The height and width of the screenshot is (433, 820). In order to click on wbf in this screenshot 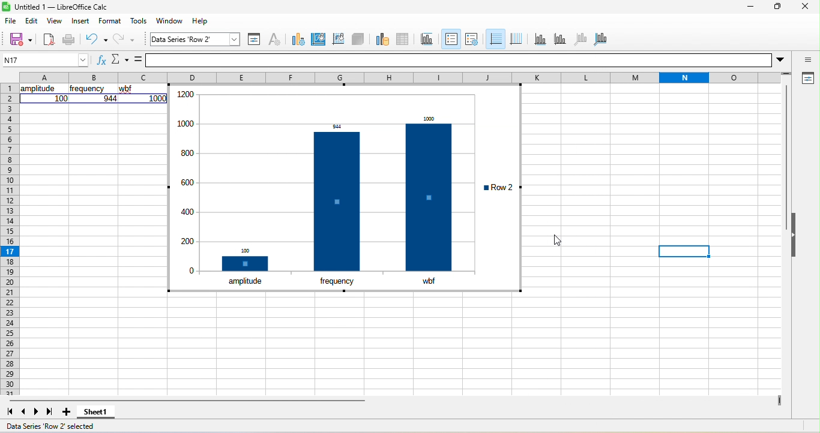, I will do `click(427, 281)`.